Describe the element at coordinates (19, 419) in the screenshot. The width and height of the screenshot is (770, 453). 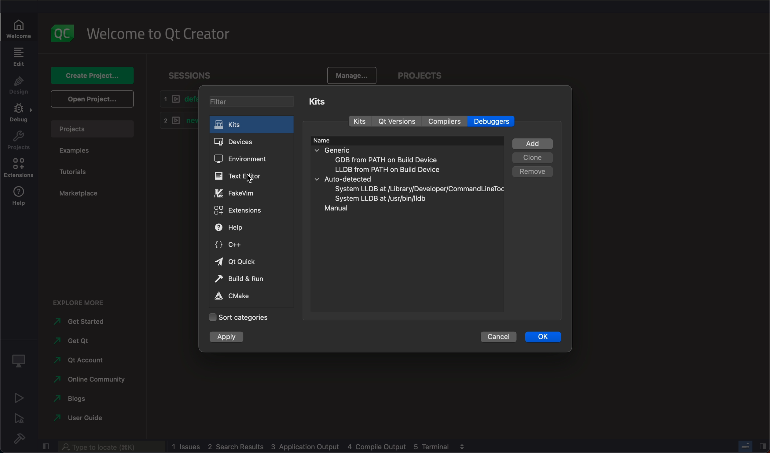
I see `run debug` at that location.